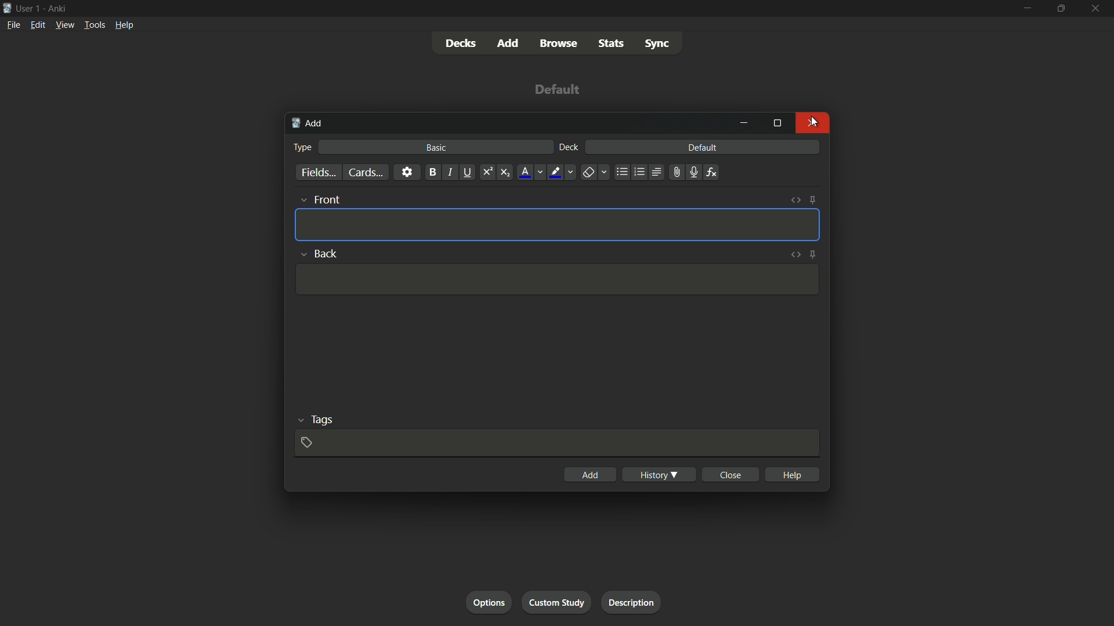 The height and width of the screenshot is (626, 1114). I want to click on front, so click(319, 198).